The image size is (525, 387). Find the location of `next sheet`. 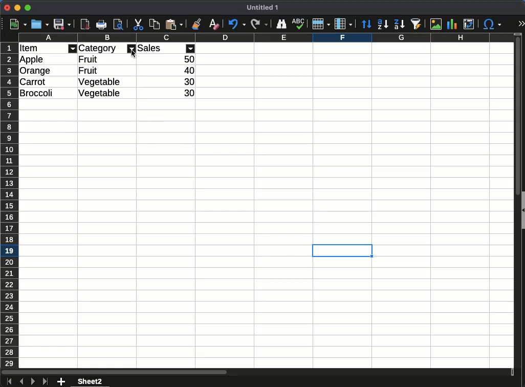

next sheet is located at coordinates (33, 382).